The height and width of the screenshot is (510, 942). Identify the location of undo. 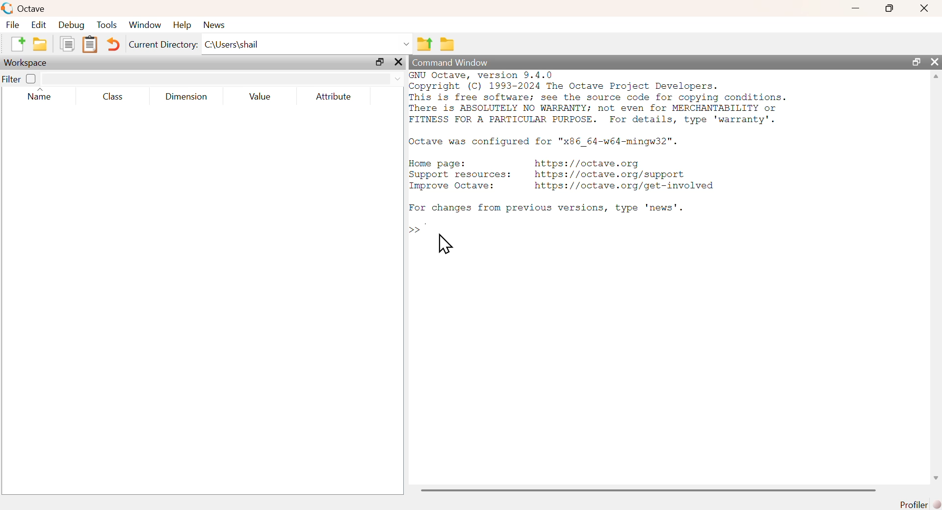
(115, 46).